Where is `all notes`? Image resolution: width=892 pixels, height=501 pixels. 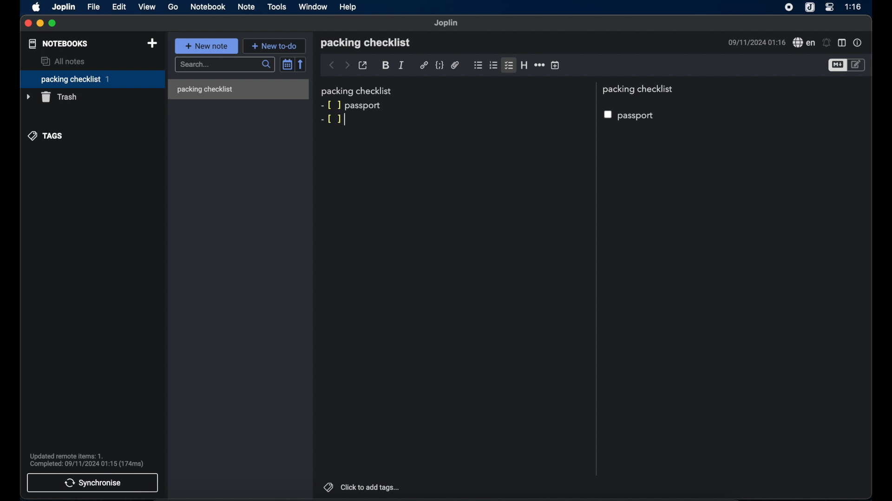
all notes is located at coordinates (64, 61).